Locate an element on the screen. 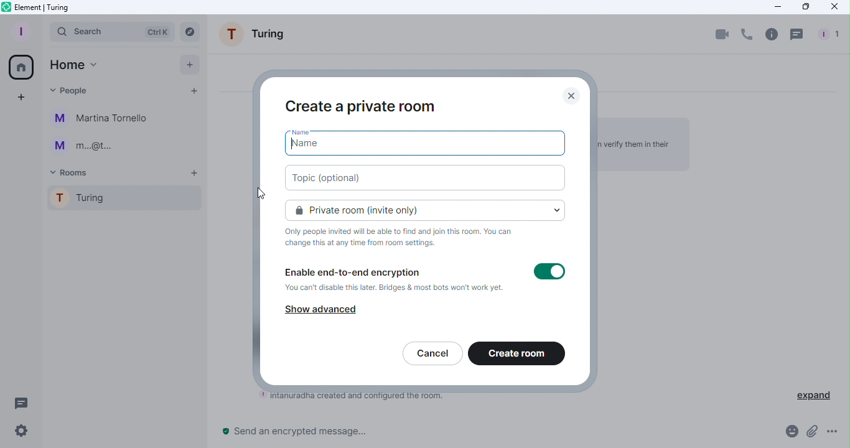 The height and width of the screenshot is (448, 850). Rooms is located at coordinates (72, 172).